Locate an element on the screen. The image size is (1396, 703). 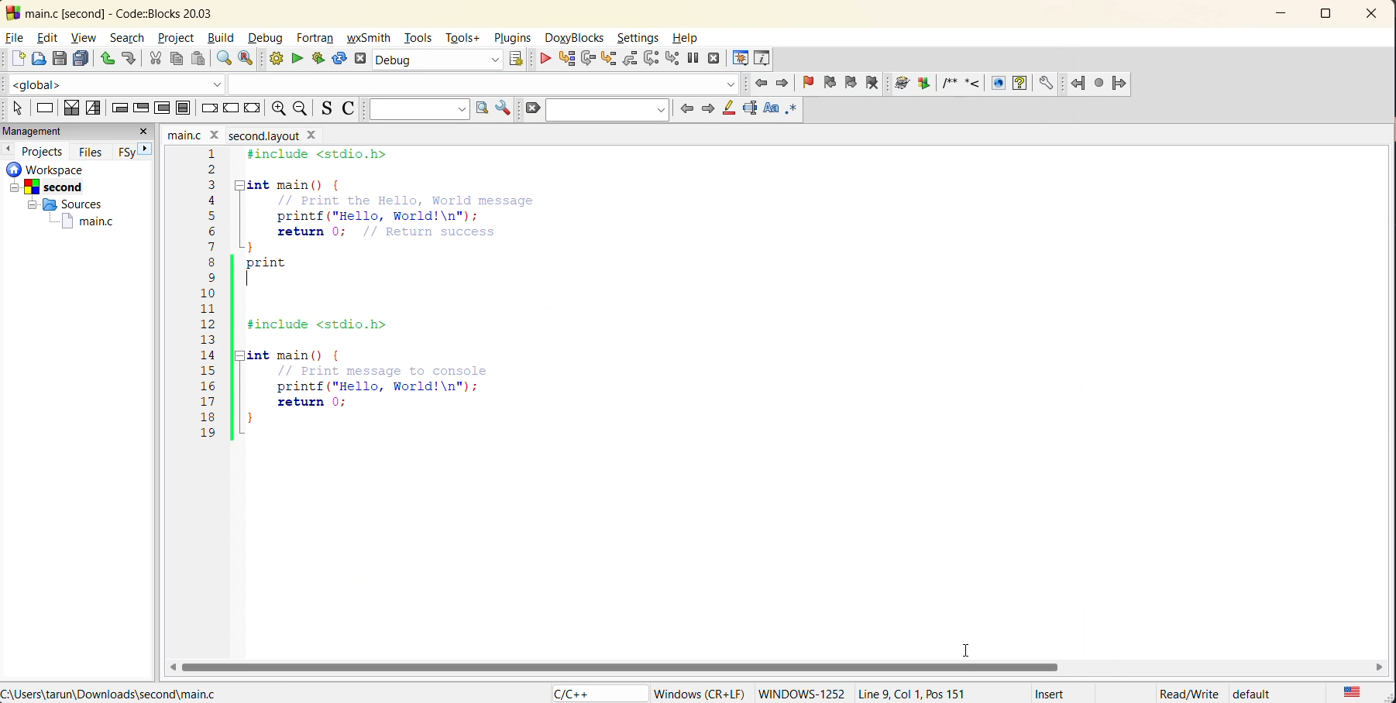
build and run is located at coordinates (318, 60).